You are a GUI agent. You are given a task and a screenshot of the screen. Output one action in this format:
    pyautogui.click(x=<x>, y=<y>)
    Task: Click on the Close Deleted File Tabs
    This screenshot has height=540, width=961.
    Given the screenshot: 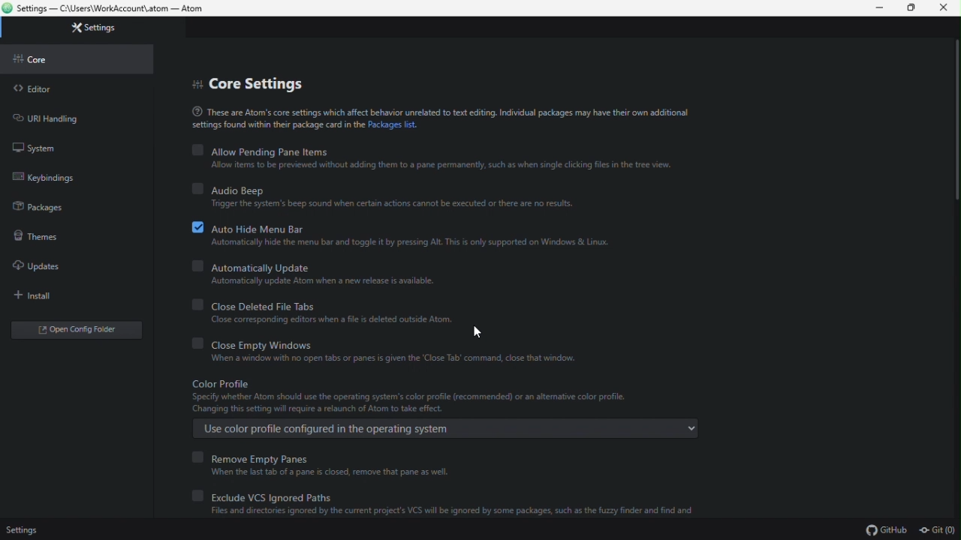 What is the action you would take?
    pyautogui.click(x=271, y=304)
    